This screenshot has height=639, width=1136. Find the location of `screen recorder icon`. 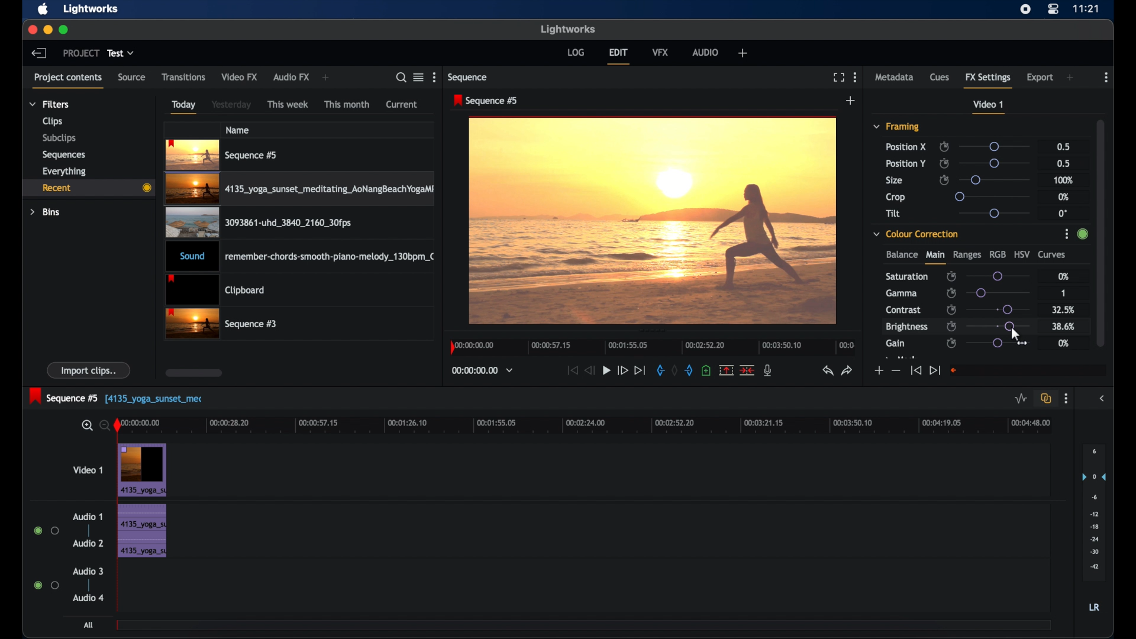

screen recorder icon is located at coordinates (1025, 9).